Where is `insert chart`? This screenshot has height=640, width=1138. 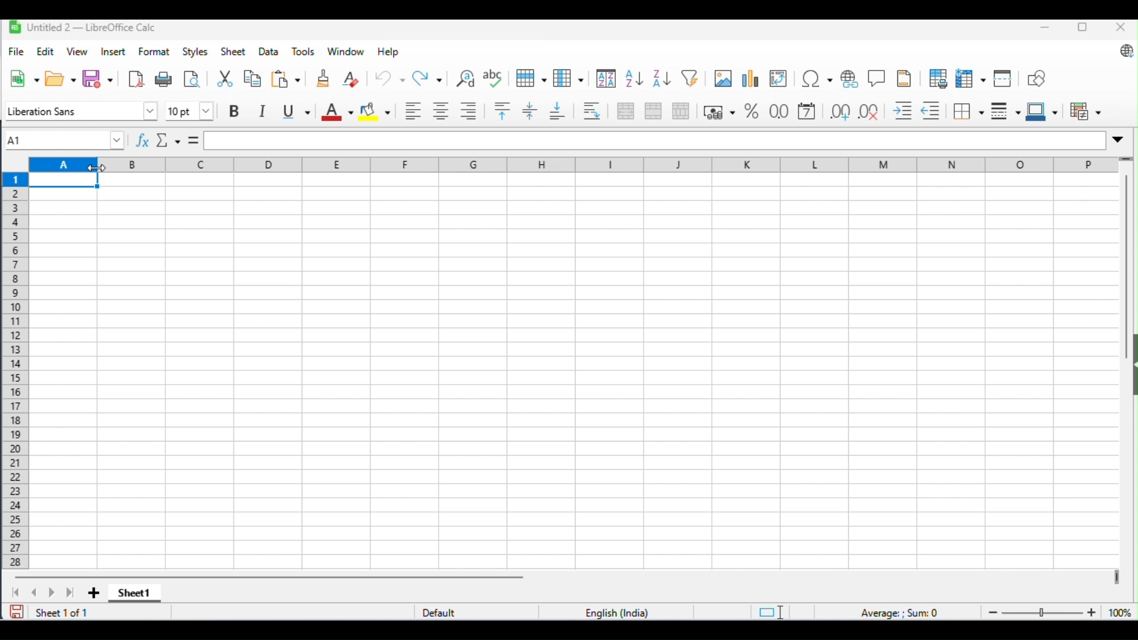 insert chart is located at coordinates (750, 80).